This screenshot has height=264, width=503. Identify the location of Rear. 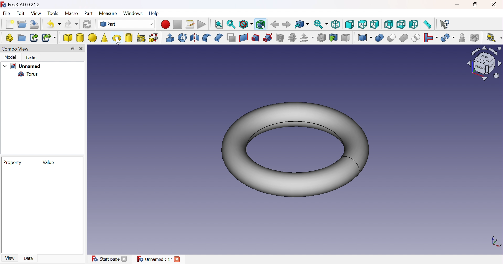
(389, 25).